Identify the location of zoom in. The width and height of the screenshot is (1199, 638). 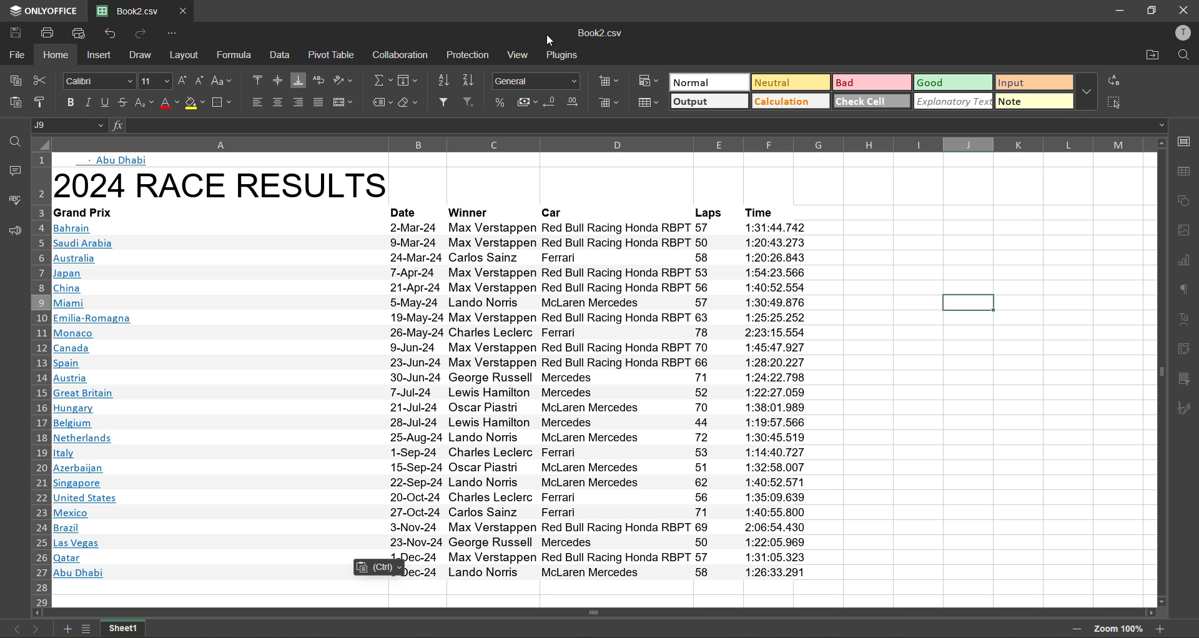
(1163, 629).